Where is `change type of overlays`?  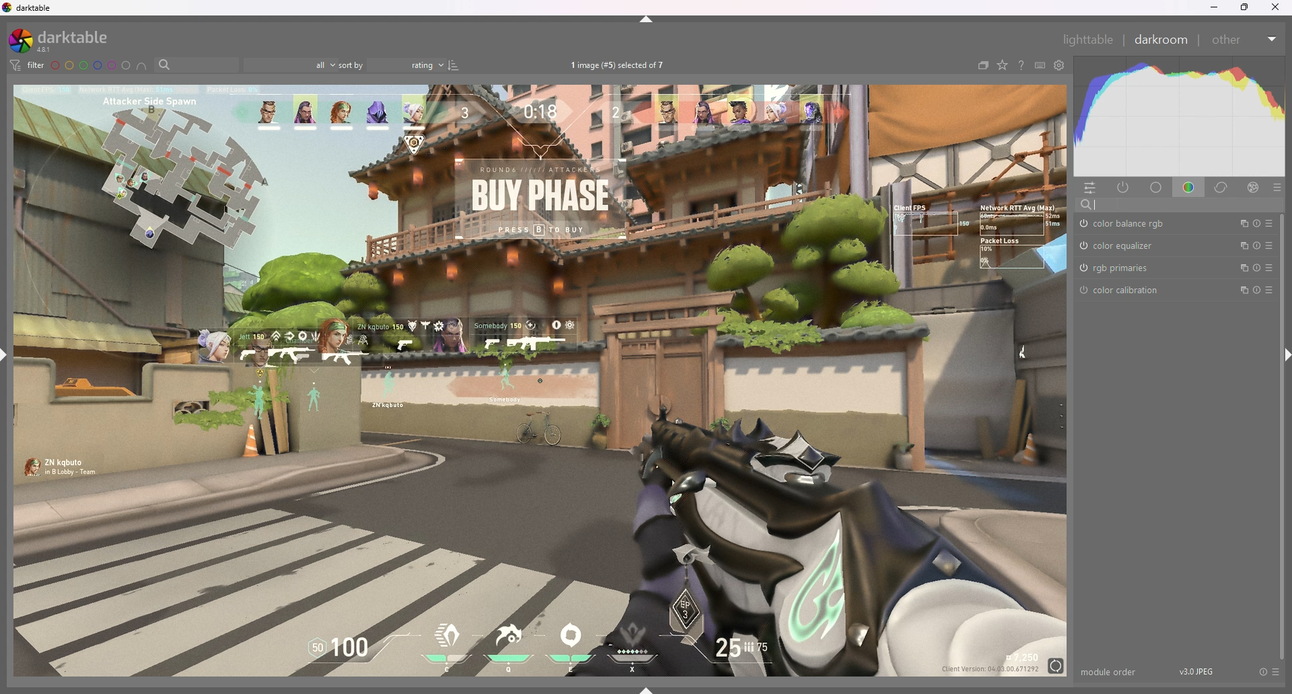
change type of overlays is located at coordinates (1003, 65).